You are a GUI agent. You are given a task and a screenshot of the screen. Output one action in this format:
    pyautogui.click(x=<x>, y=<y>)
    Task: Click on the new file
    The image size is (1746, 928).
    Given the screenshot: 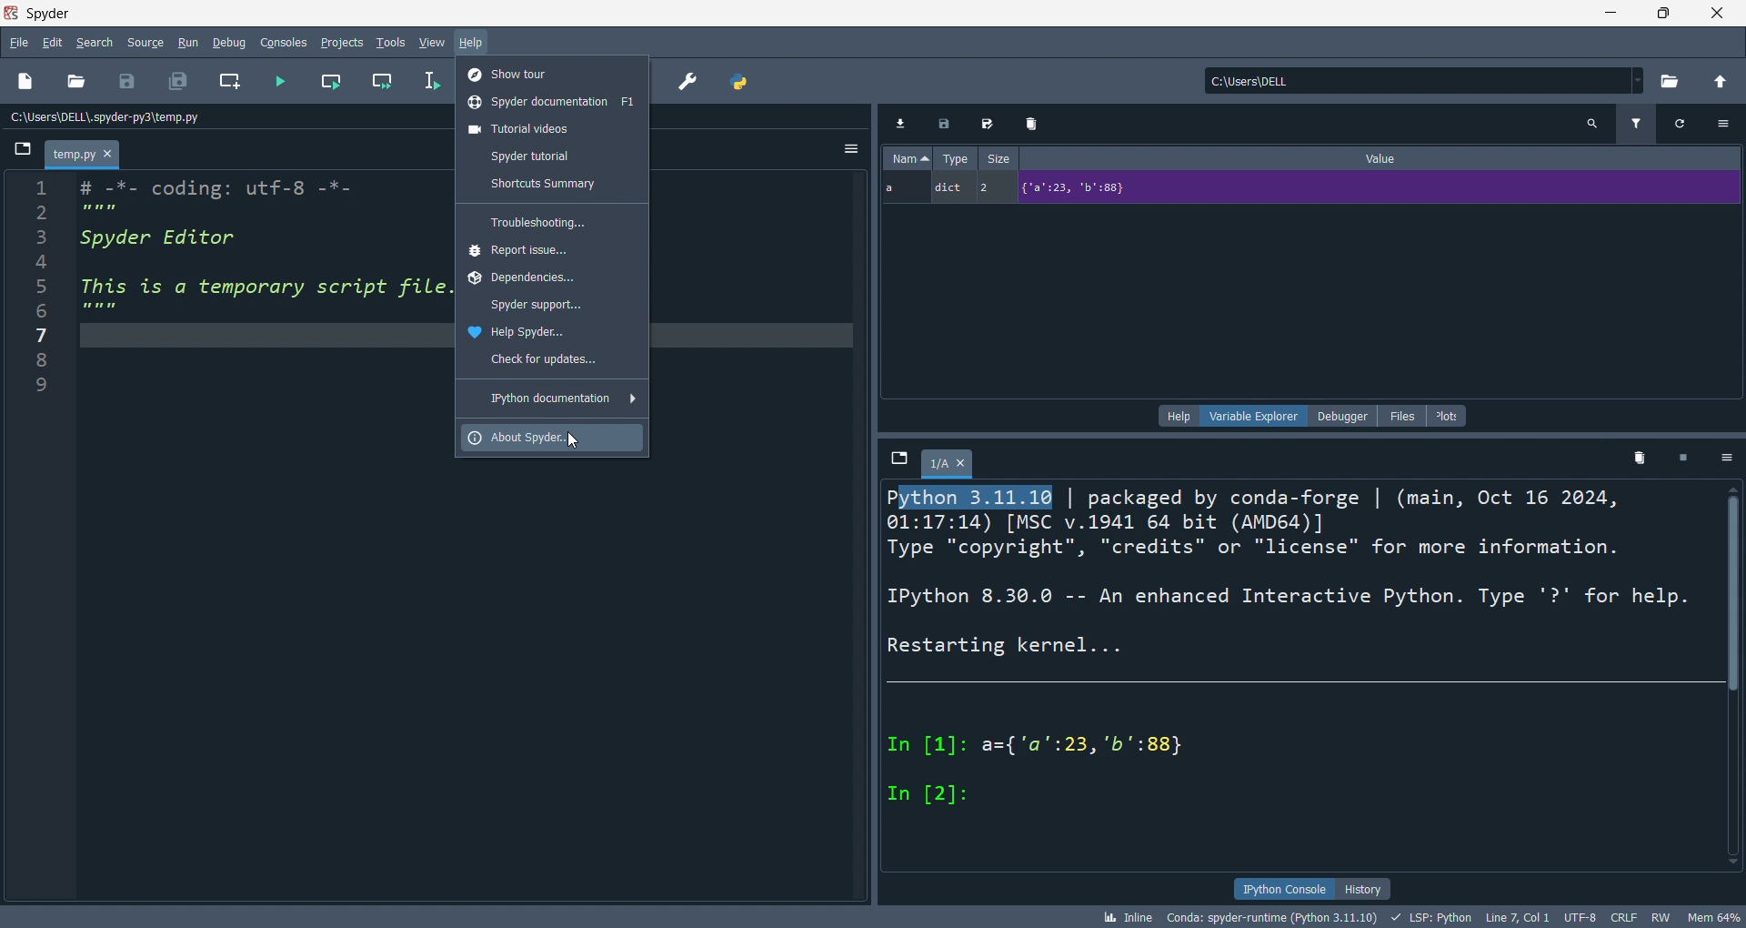 What is the action you would take?
    pyautogui.click(x=27, y=83)
    